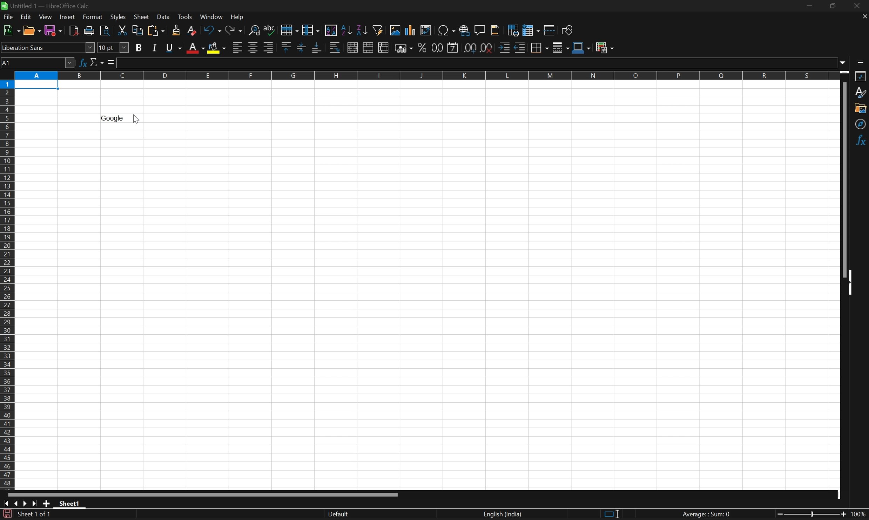 This screenshot has width=869, height=520. I want to click on Average: ; Sum: 0, so click(708, 515).